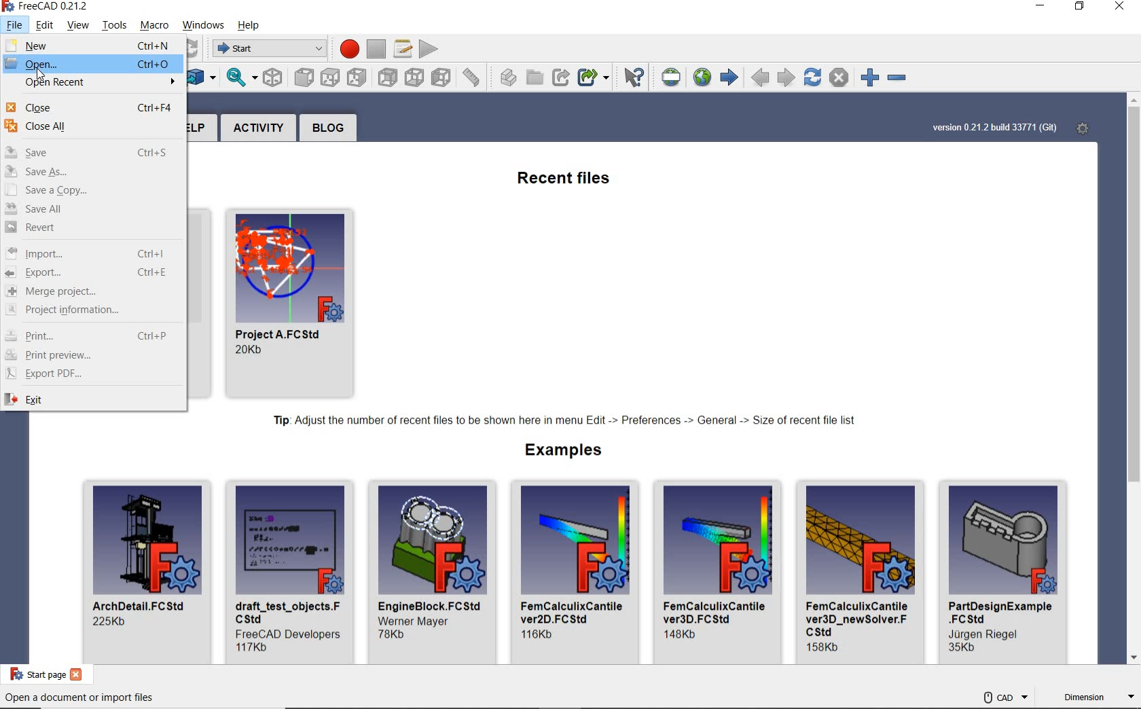 Image resolution: width=1141 pixels, height=709 pixels. What do you see at coordinates (419, 621) in the screenshot?
I see `dev name` at bounding box center [419, 621].